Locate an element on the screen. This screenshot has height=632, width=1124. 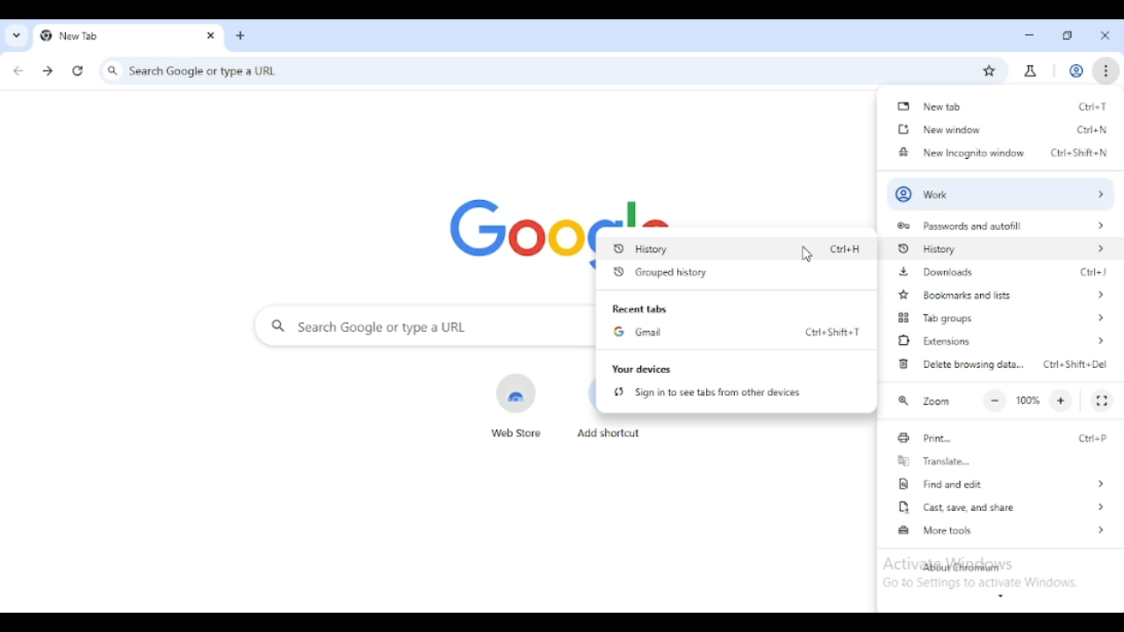
bookmarks and lists is located at coordinates (1000, 294).